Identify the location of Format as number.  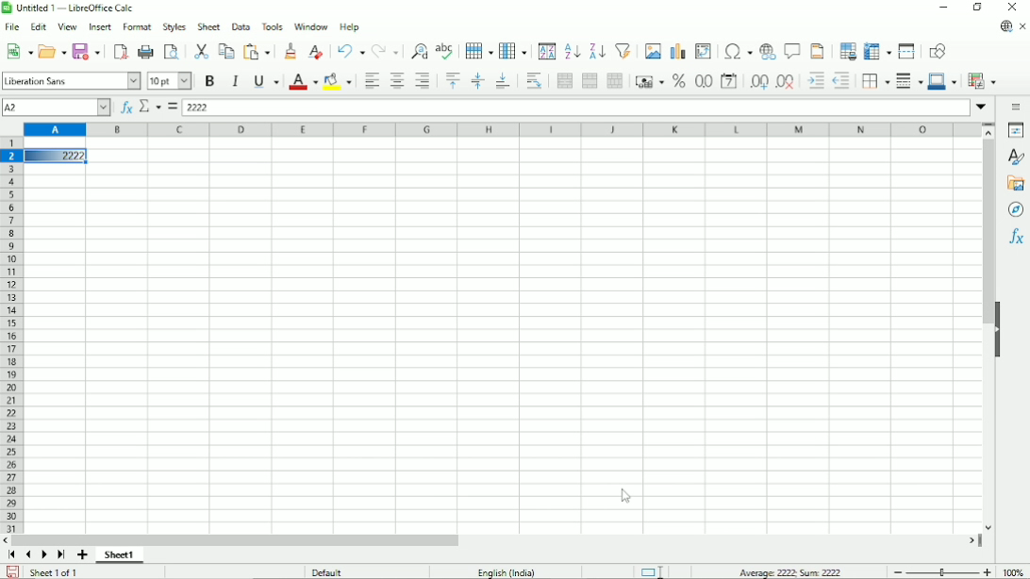
(703, 82).